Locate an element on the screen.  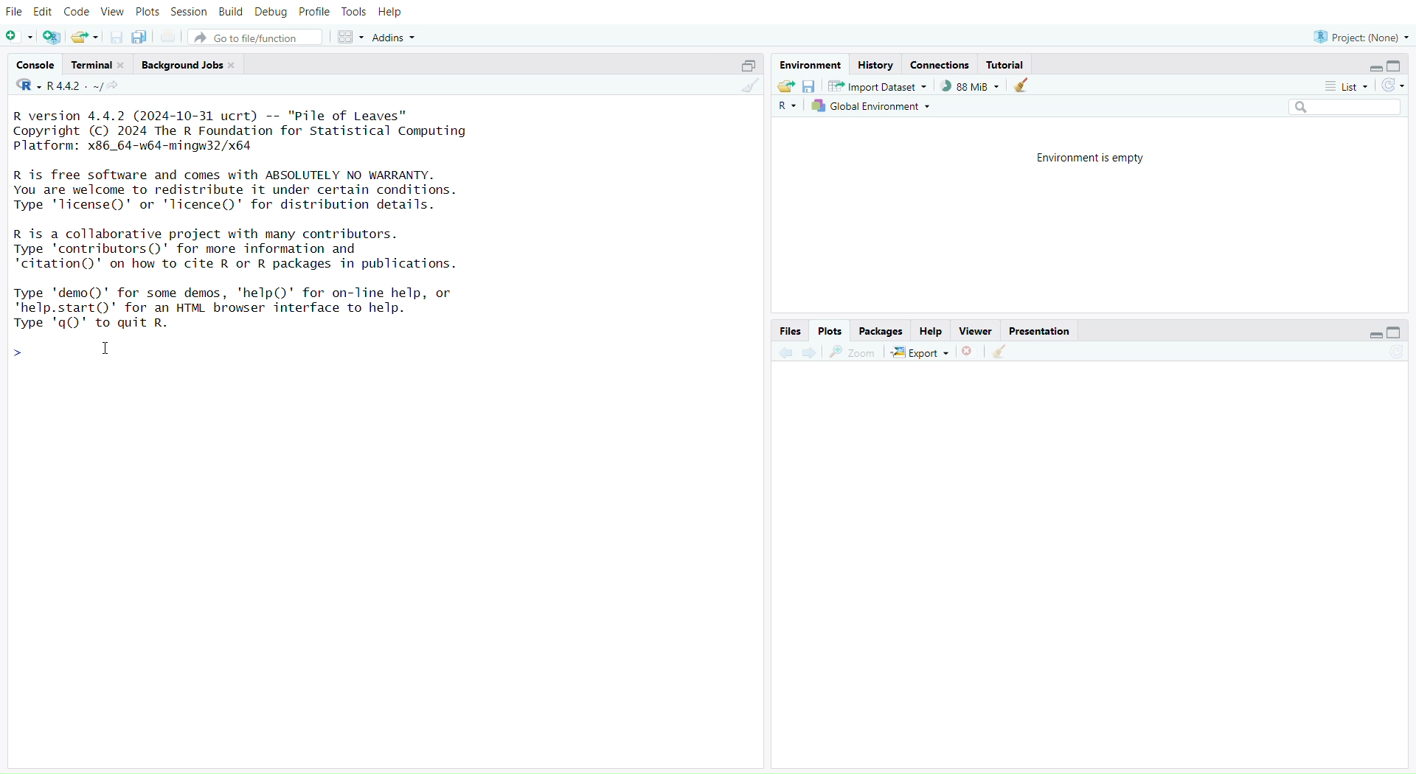
list is located at coordinates (1347, 87).